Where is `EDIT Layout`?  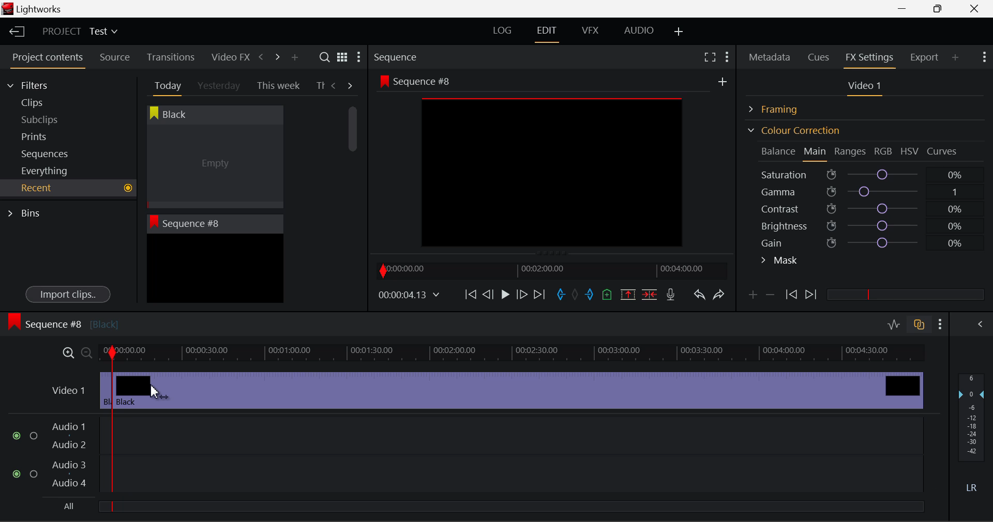
EDIT Layout is located at coordinates (548, 33).